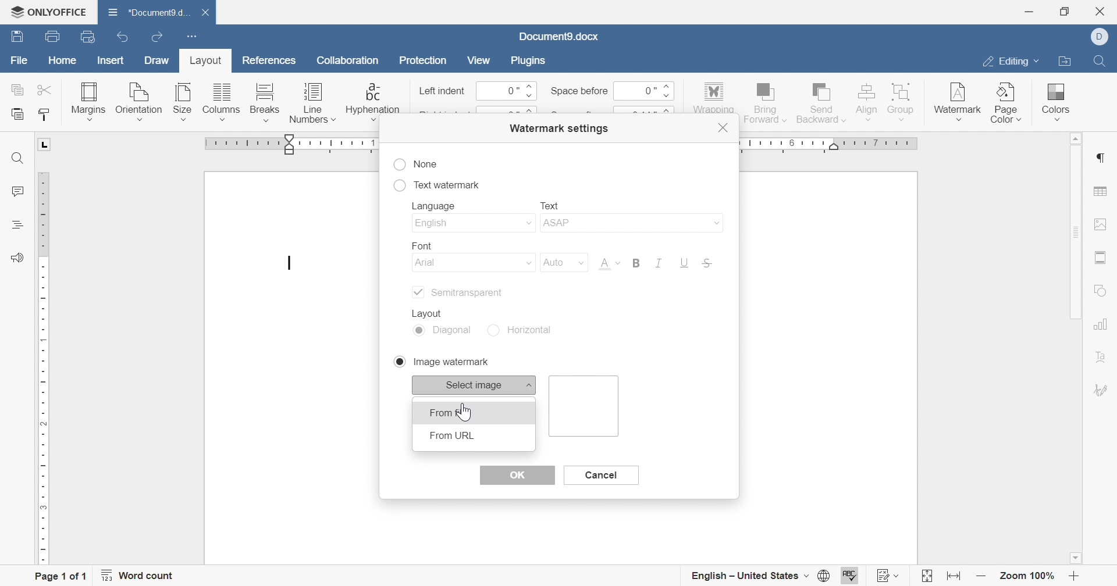 The width and height of the screenshot is (1117, 586). Describe the element at coordinates (475, 384) in the screenshot. I see `select map` at that location.